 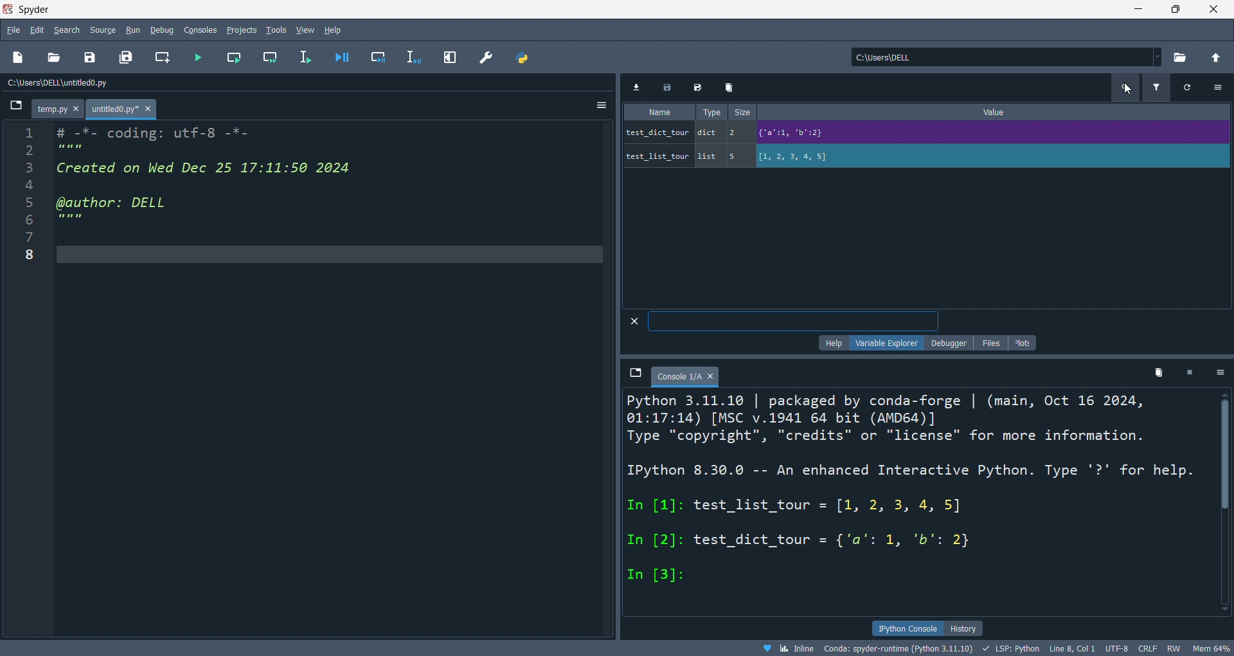 What do you see at coordinates (343, 57) in the screenshot?
I see `debug file` at bounding box center [343, 57].